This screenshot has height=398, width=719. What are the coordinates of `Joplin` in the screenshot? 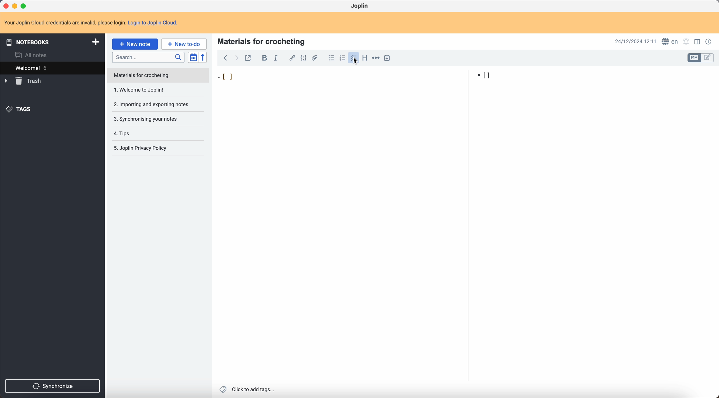 It's located at (360, 6).